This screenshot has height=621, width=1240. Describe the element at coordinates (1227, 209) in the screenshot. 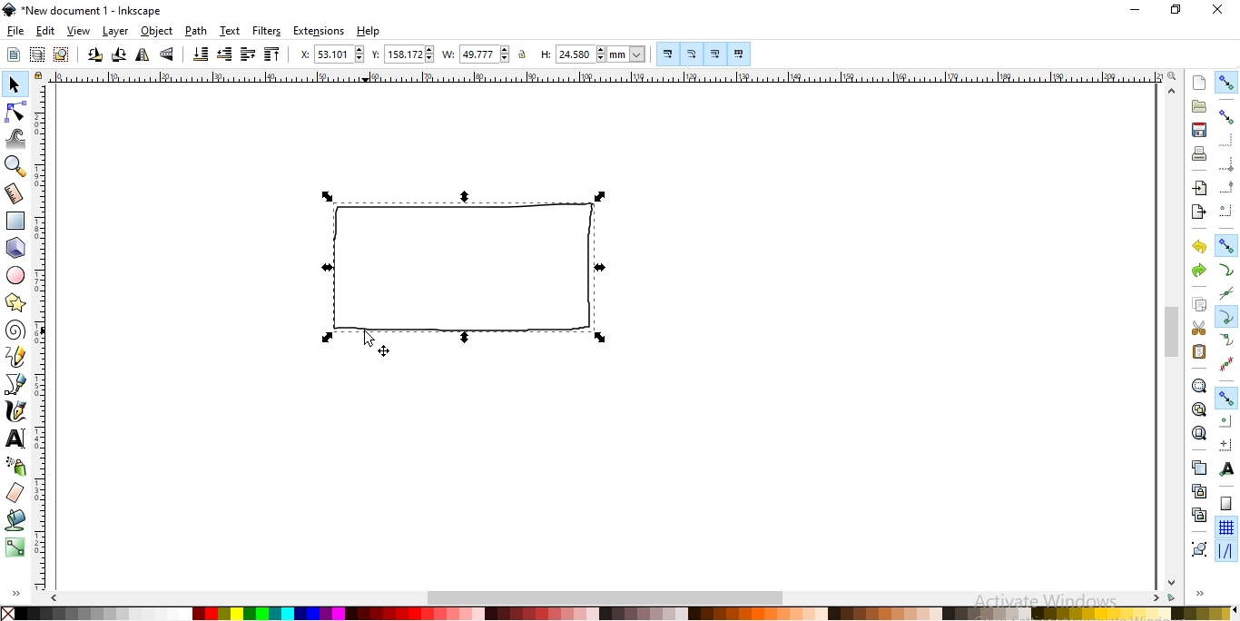

I see `snap centers ofbounding boxes` at that location.